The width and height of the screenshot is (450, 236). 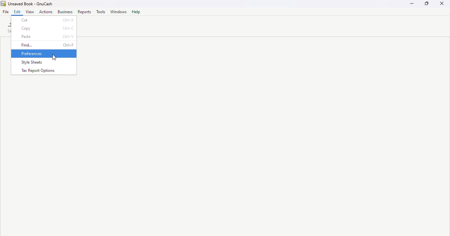 I want to click on Business, so click(x=65, y=12).